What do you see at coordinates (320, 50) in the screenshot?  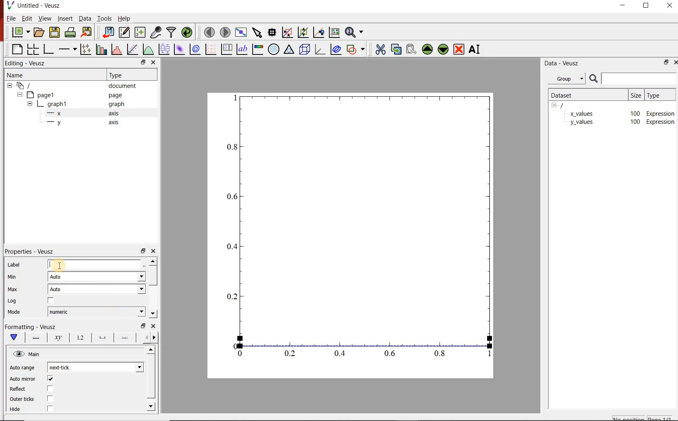 I see `3d graph` at bounding box center [320, 50].